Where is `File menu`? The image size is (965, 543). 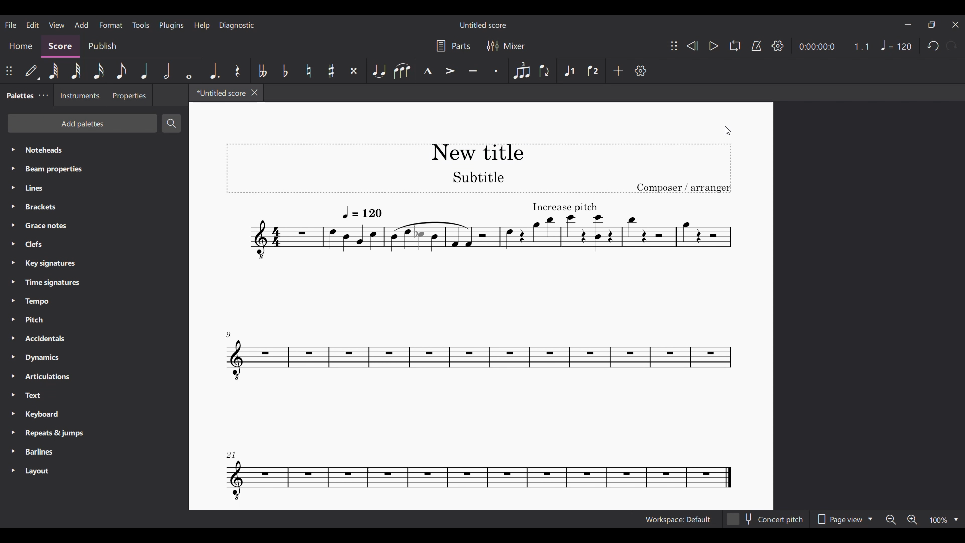 File menu is located at coordinates (11, 25).